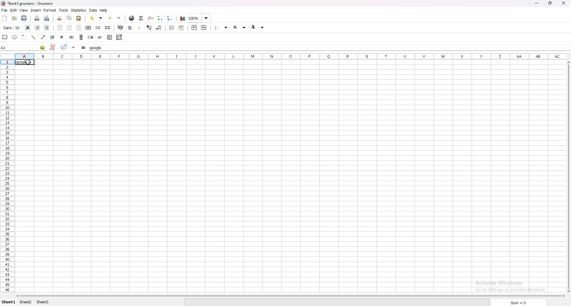 This screenshot has width=571, height=306. I want to click on decrease decimals, so click(159, 28).